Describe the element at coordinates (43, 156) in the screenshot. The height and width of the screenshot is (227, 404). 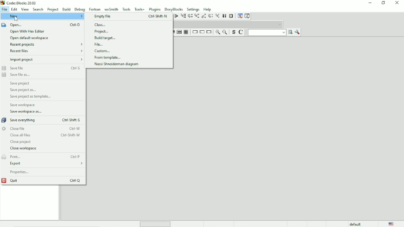
I see `Print` at that location.